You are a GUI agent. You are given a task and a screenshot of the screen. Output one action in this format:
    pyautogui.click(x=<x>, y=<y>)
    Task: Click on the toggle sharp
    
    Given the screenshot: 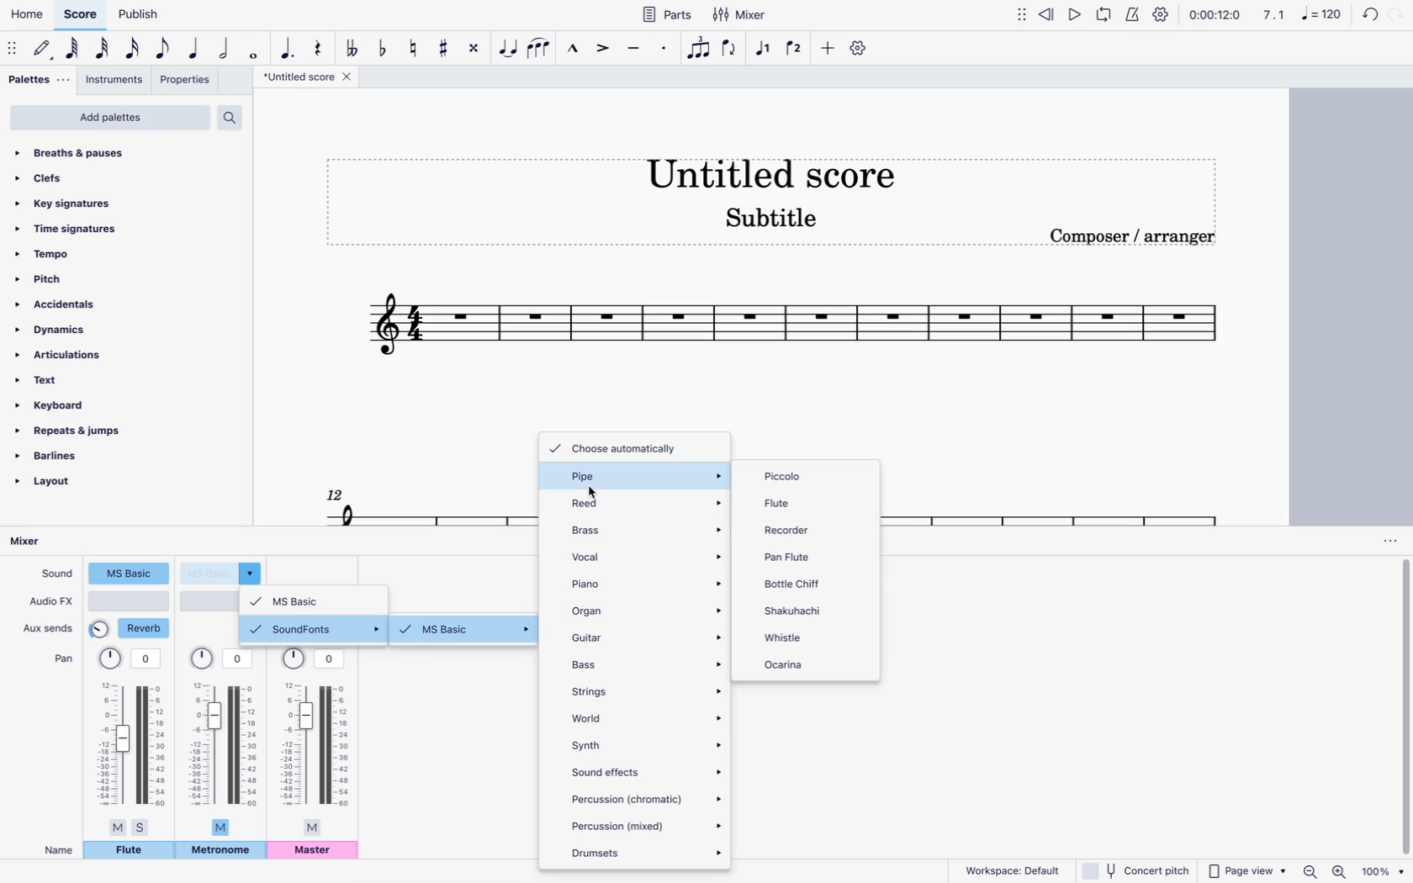 What is the action you would take?
    pyautogui.click(x=446, y=50)
    